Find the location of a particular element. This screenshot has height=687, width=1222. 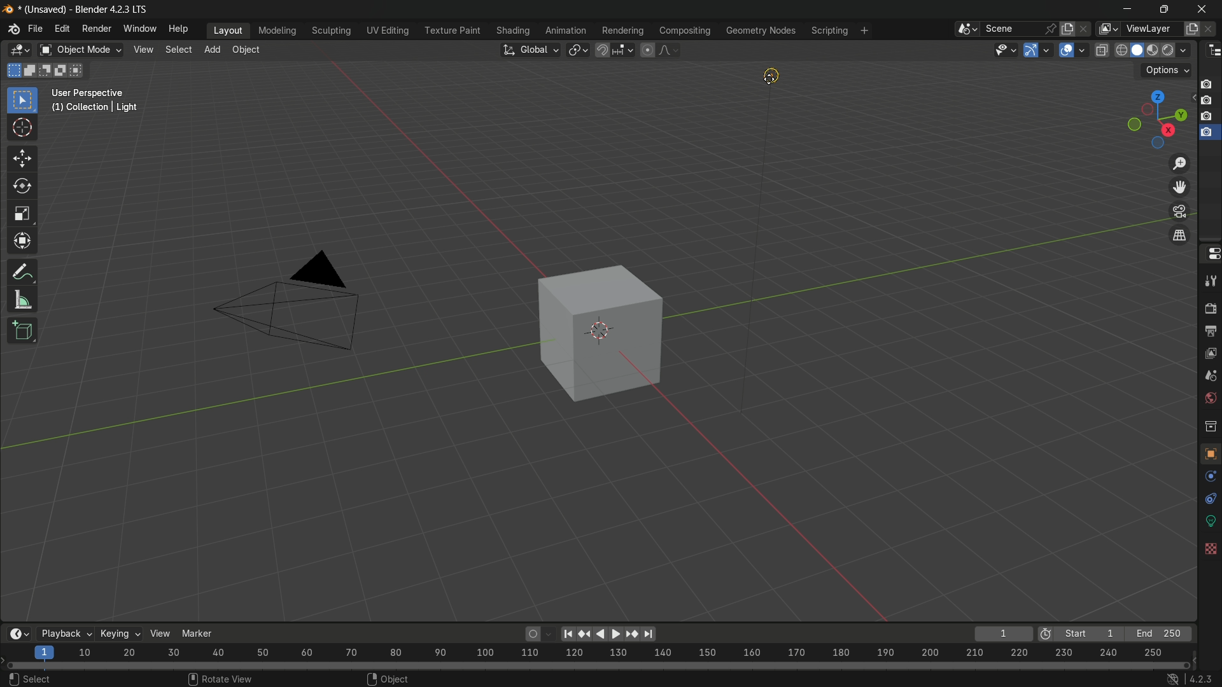

rotate view is located at coordinates (223, 677).